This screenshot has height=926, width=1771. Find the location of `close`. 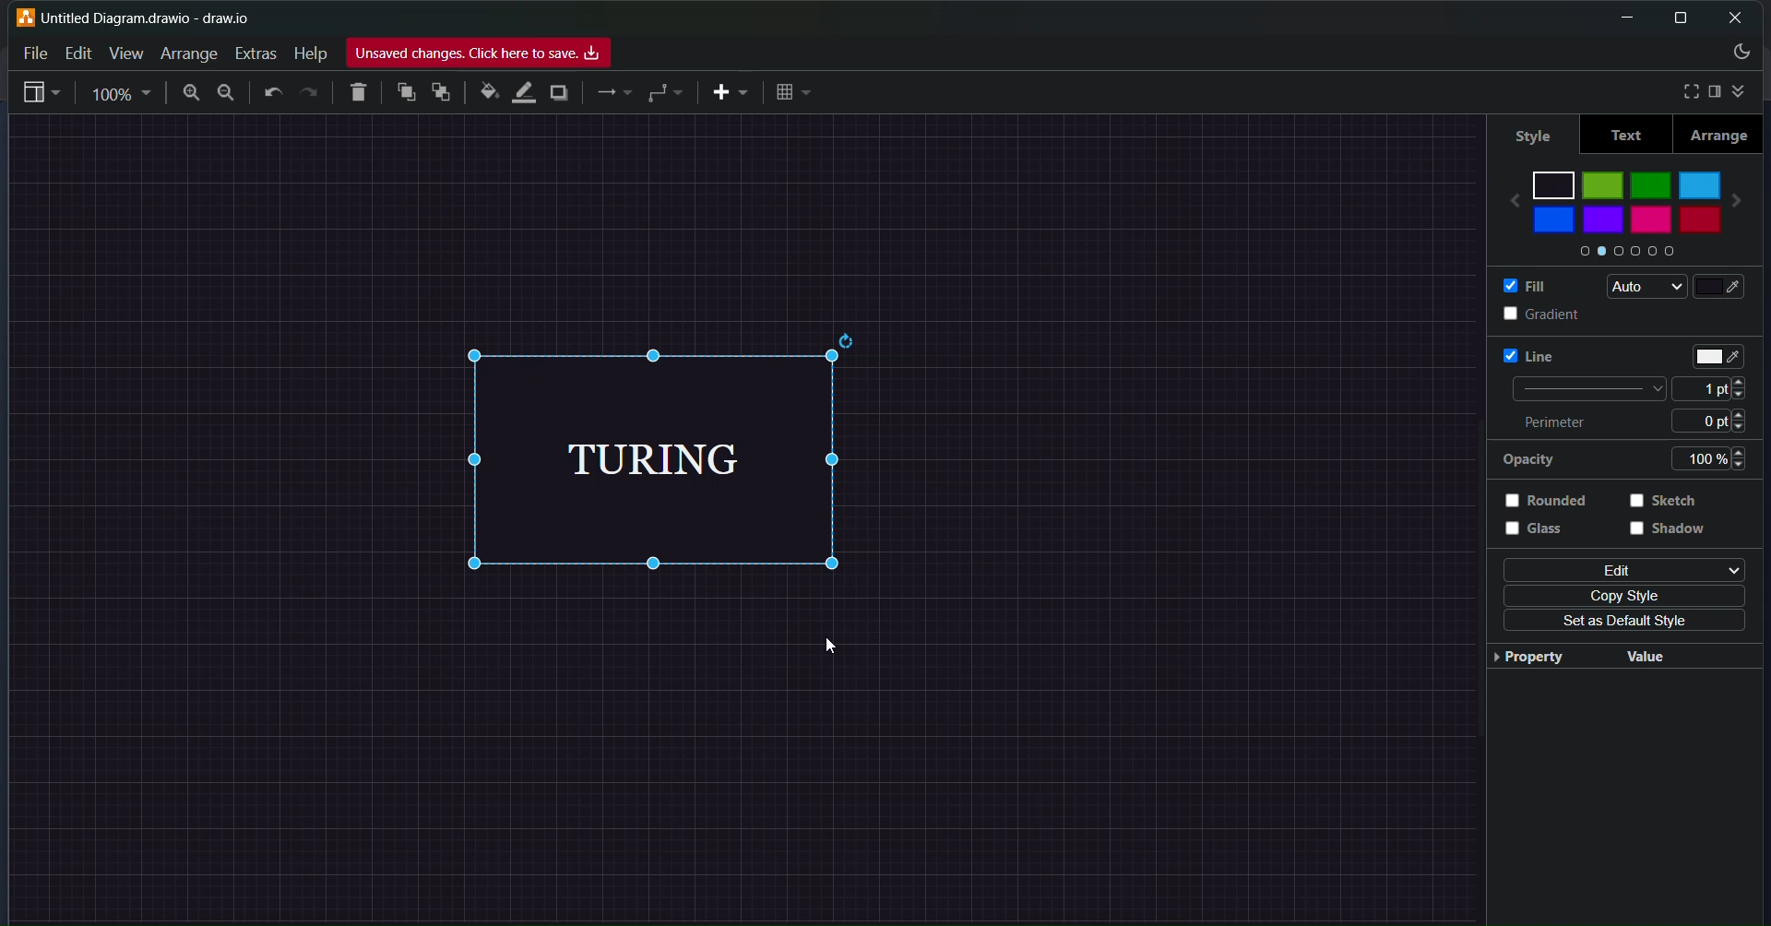

close is located at coordinates (1737, 18).